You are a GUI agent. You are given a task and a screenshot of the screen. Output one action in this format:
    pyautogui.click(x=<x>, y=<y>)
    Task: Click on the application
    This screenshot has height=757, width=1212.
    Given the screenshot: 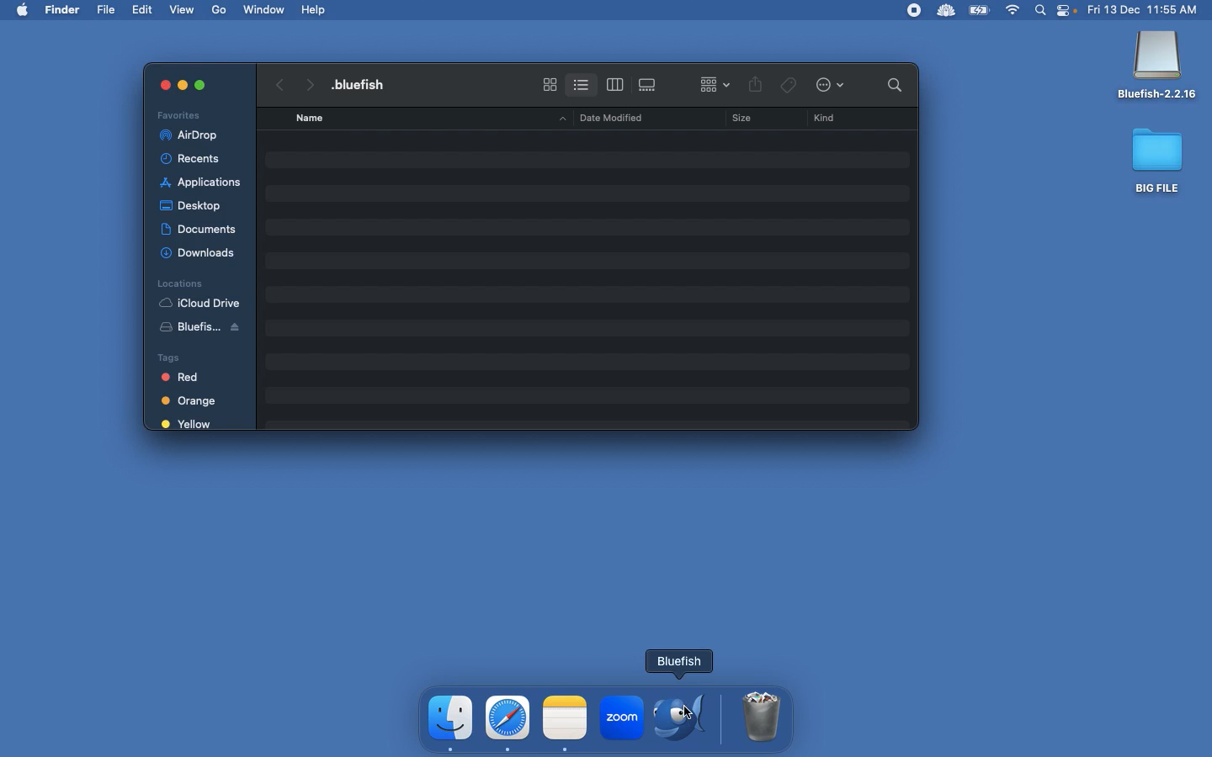 What is the action you would take?
    pyautogui.click(x=201, y=183)
    